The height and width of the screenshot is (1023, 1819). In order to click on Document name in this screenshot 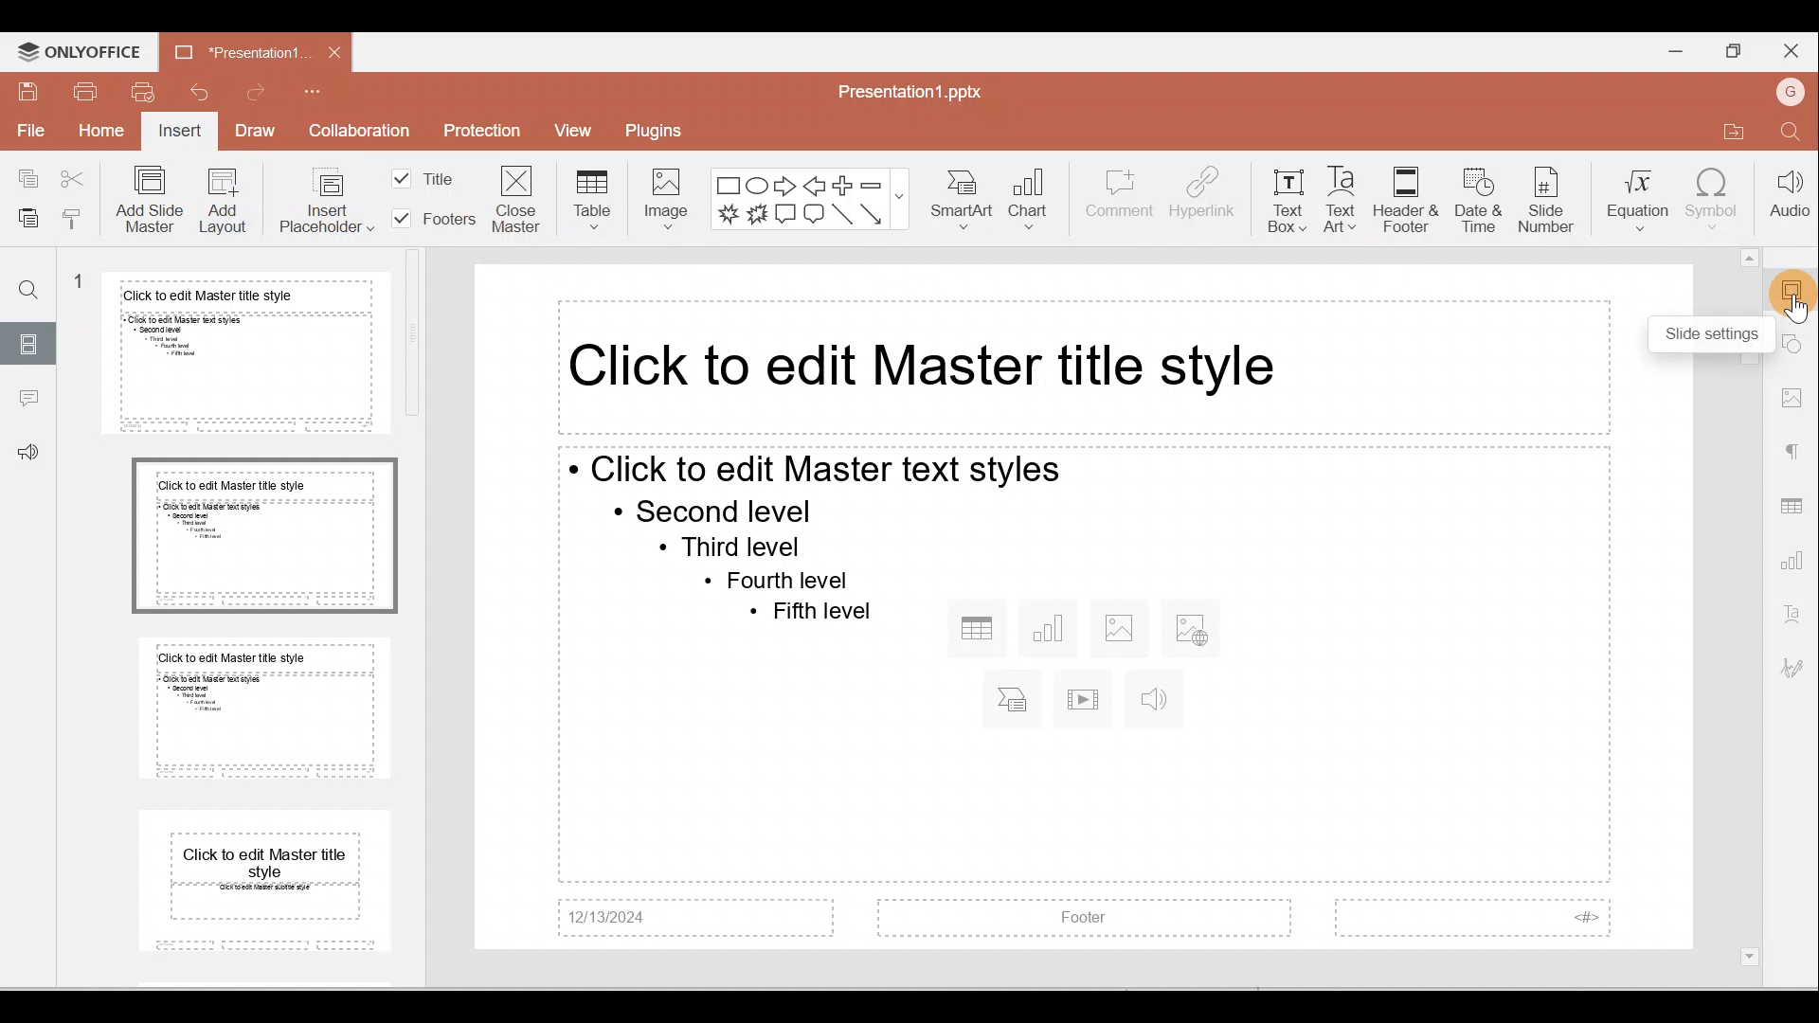, I will do `click(910, 87)`.